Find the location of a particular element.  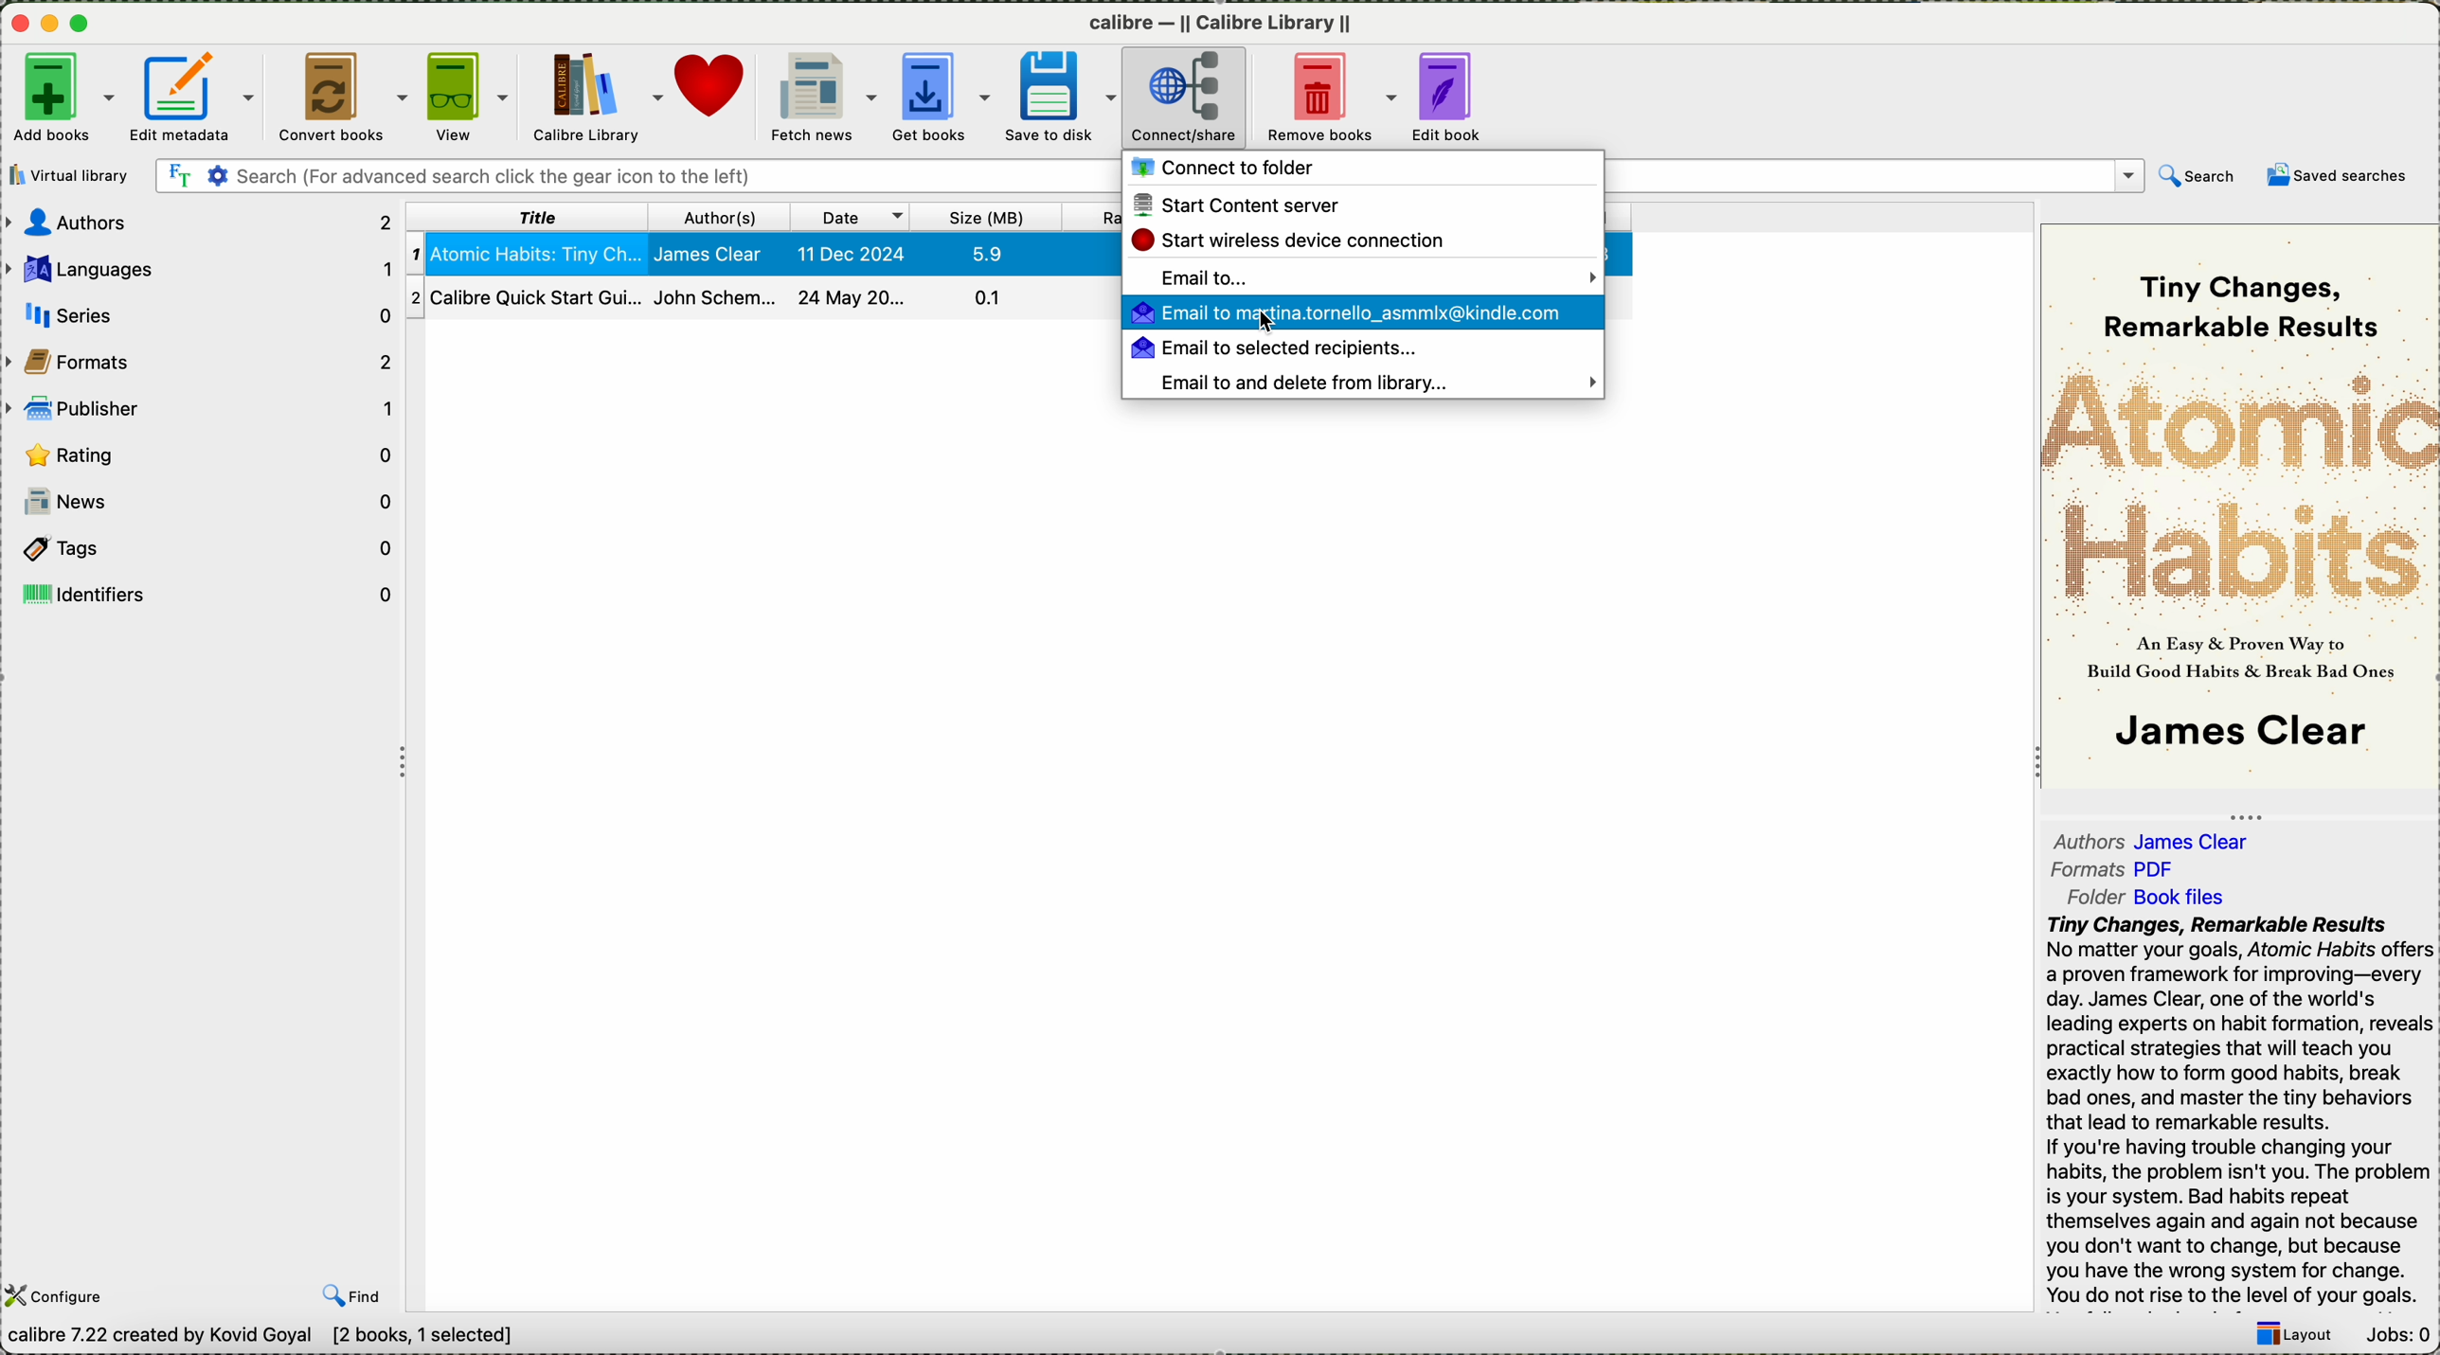

remove books is located at coordinates (1331, 98).